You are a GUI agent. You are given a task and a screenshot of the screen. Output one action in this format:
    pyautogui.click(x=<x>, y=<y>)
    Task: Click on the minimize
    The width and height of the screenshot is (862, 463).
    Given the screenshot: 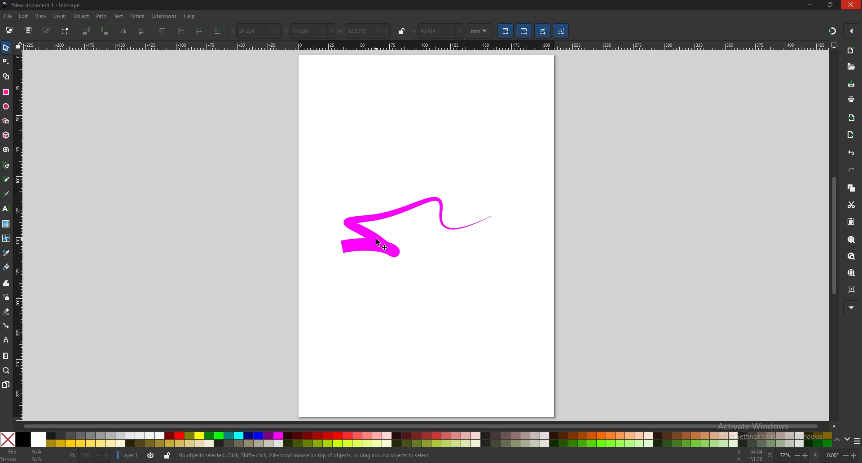 What is the action you would take?
    pyautogui.click(x=811, y=5)
    